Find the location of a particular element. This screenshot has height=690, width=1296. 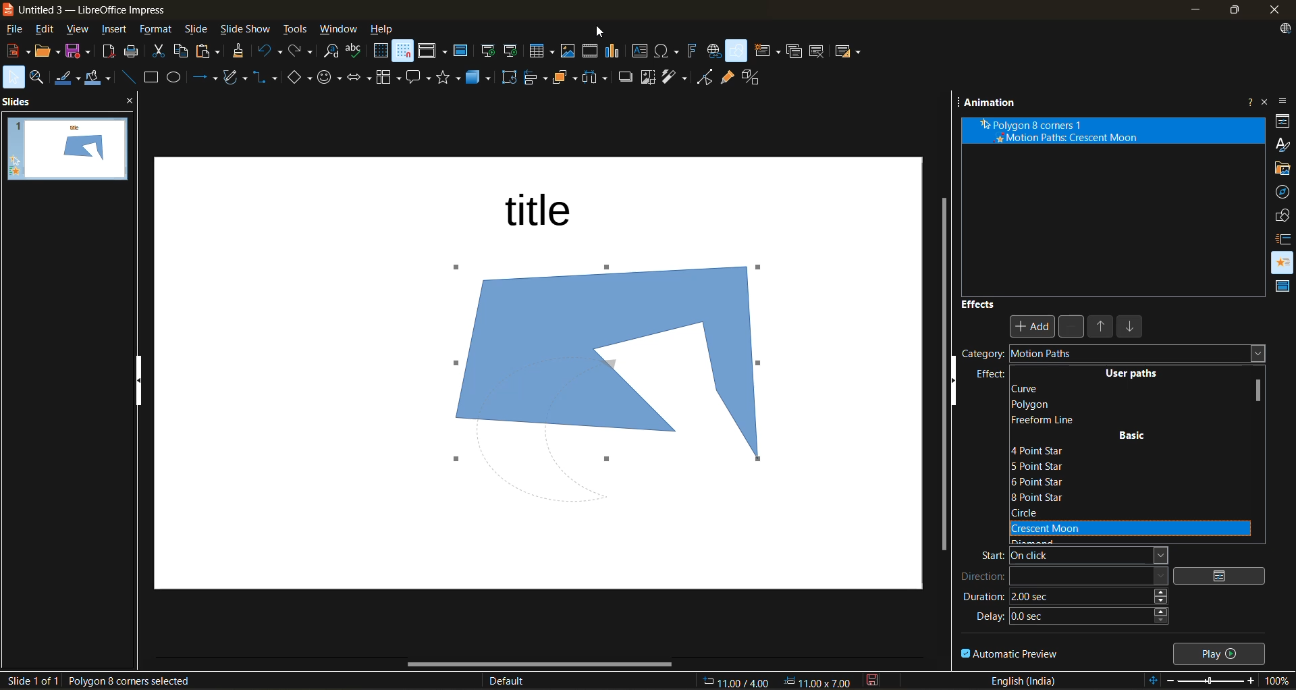

fit to slide is located at coordinates (1150, 679).